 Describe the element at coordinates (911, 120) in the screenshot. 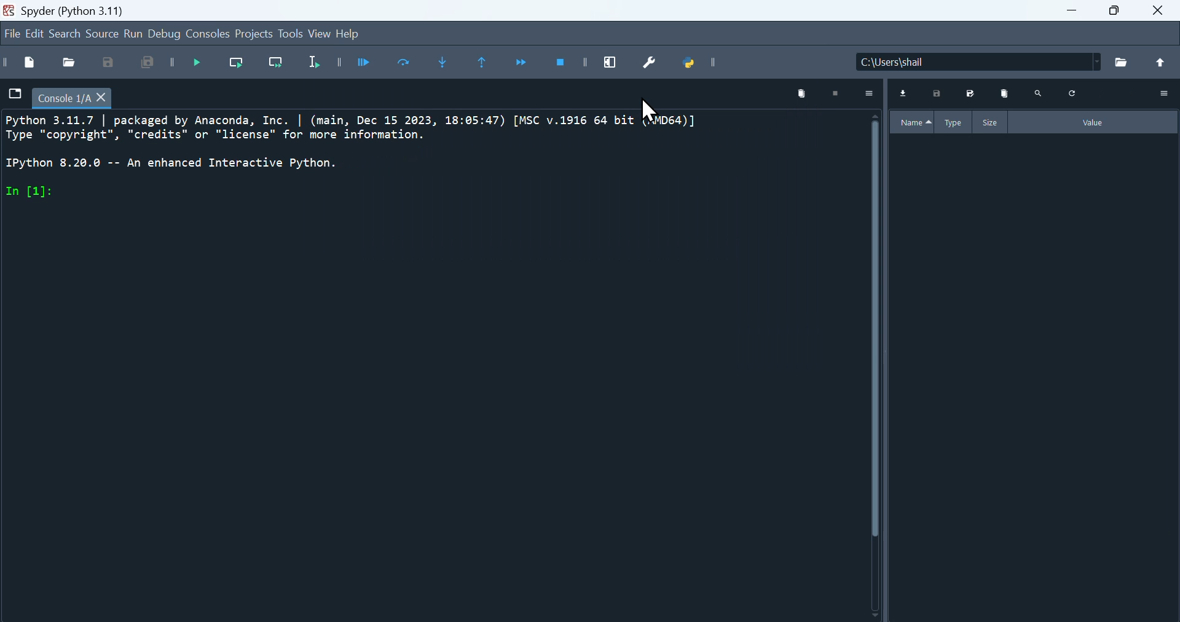

I see `Name` at that location.